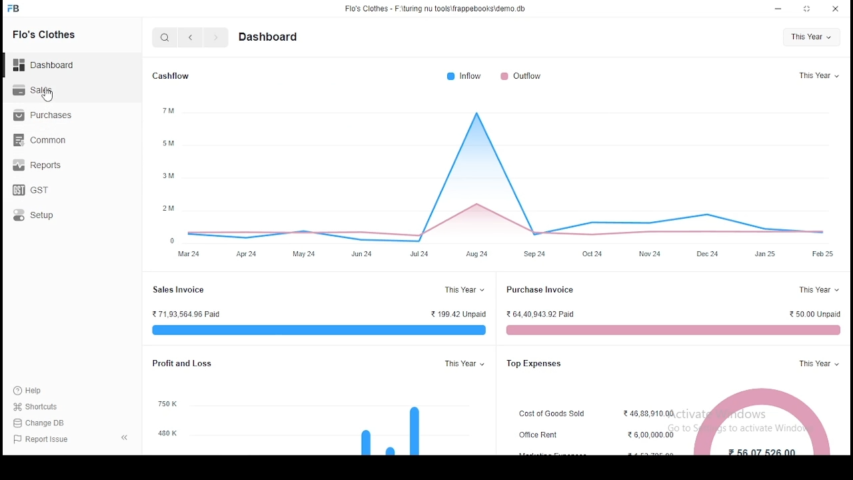 The image size is (853, 480). I want to click on oct 24, so click(592, 254).